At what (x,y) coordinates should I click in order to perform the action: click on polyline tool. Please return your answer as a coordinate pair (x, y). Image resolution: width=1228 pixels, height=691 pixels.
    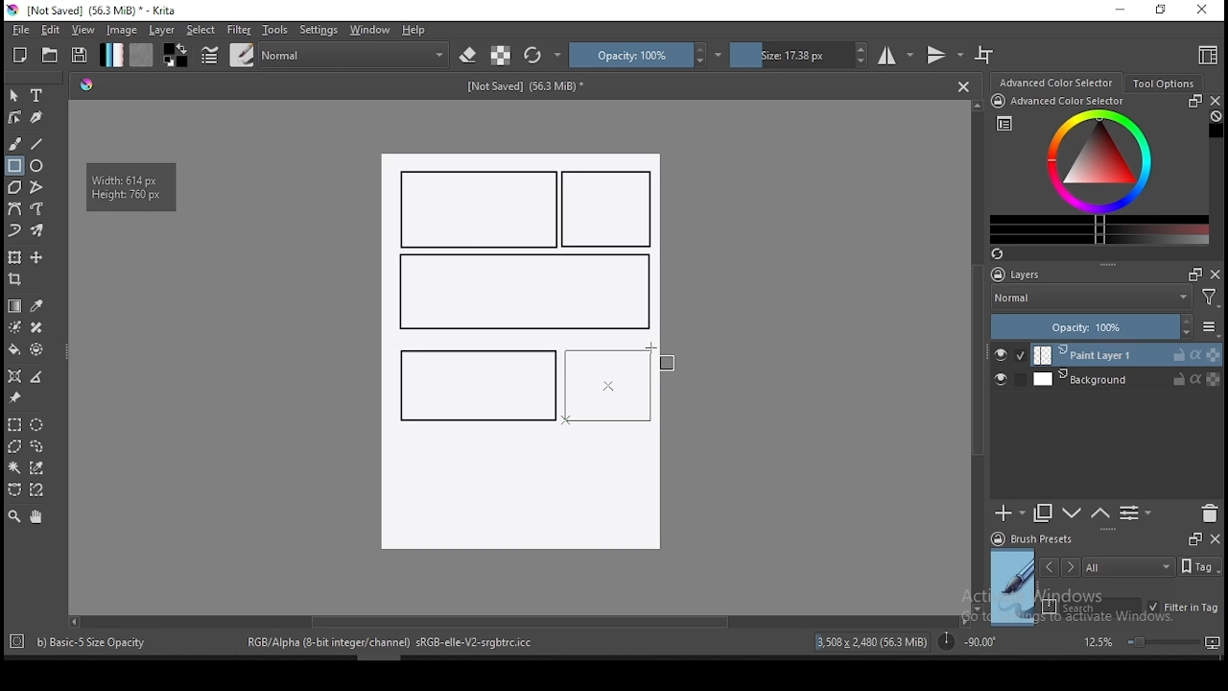
    Looking at the image, I should click on (36, 185).